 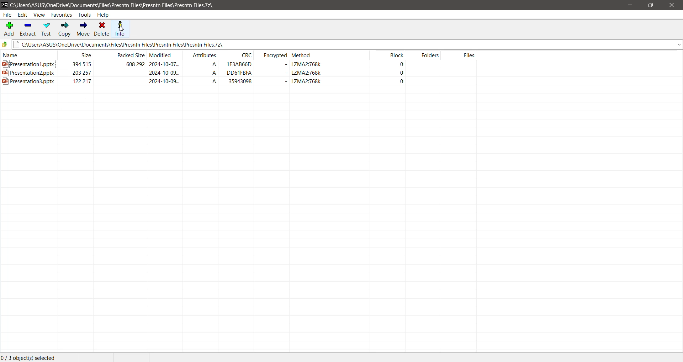 What do you see at coordinates (28, 30) in the screenshot?
I see `Extract` at bounding box center [28, 30].